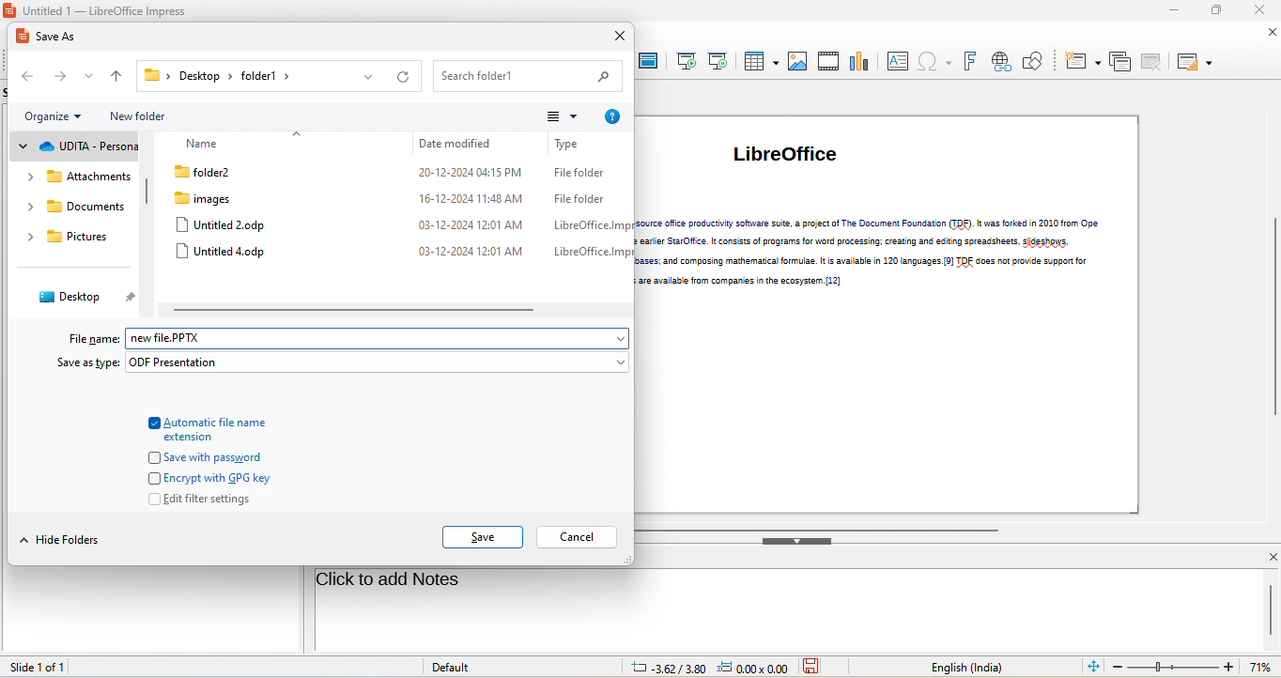  Describe the element at coordinates (585, 252) in the screenshot. I see `LibreOffice.lmp` at that location.